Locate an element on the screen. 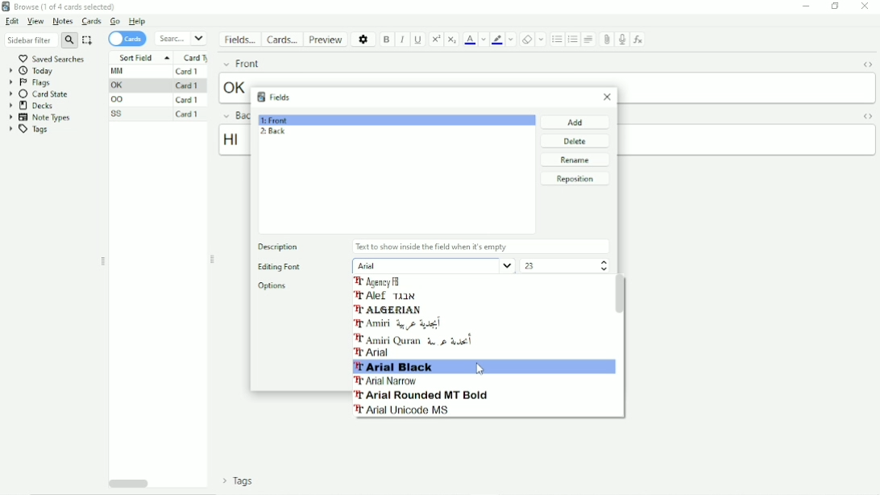  23 is located at coordinates (533, 268).